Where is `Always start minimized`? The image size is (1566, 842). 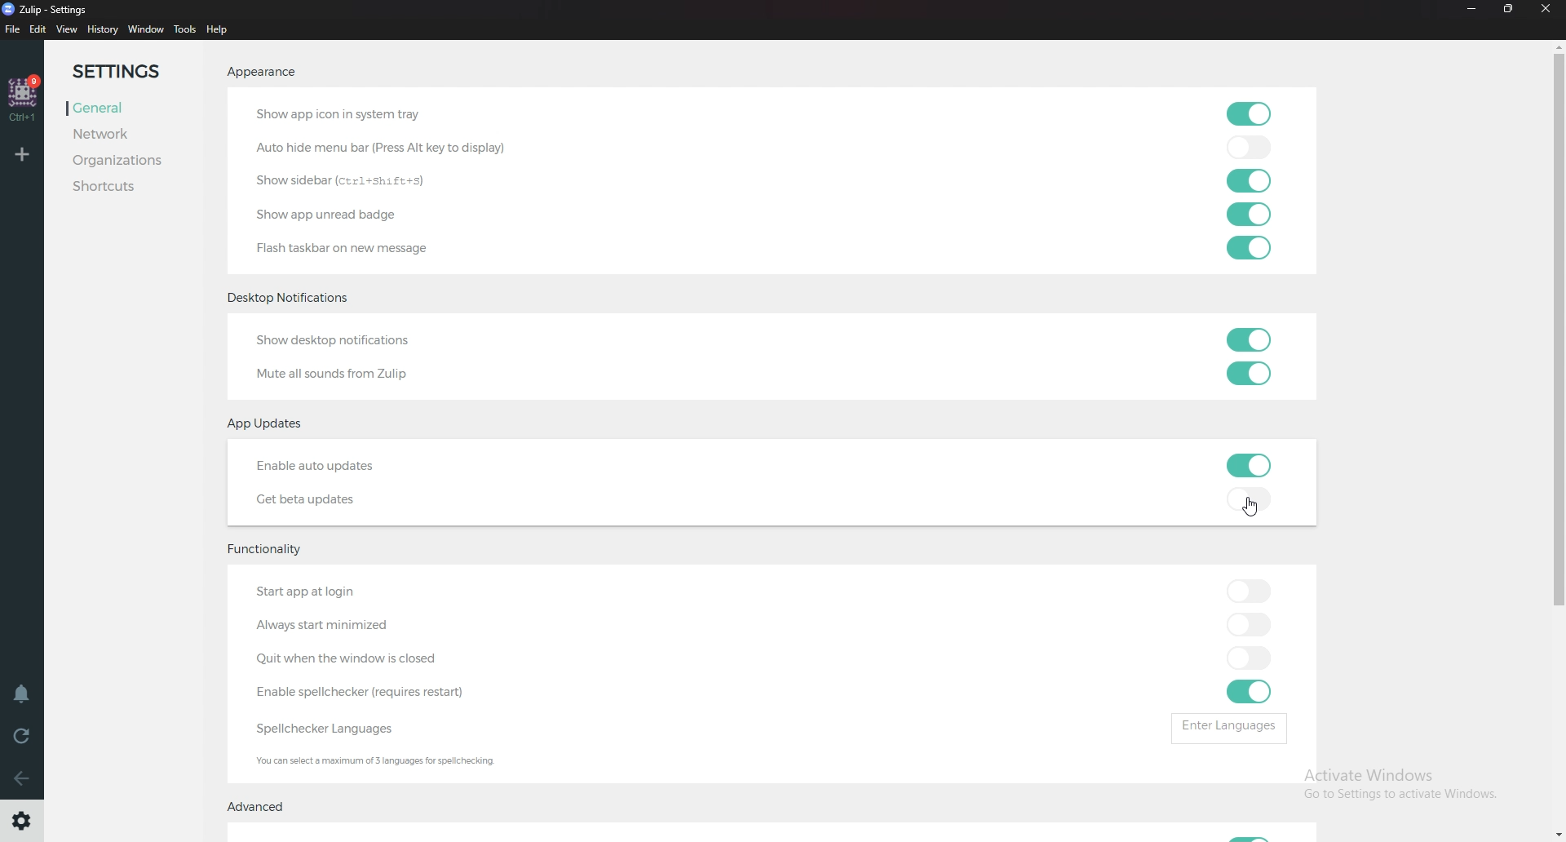
Always start minimized is located at coordinates (325, 626).